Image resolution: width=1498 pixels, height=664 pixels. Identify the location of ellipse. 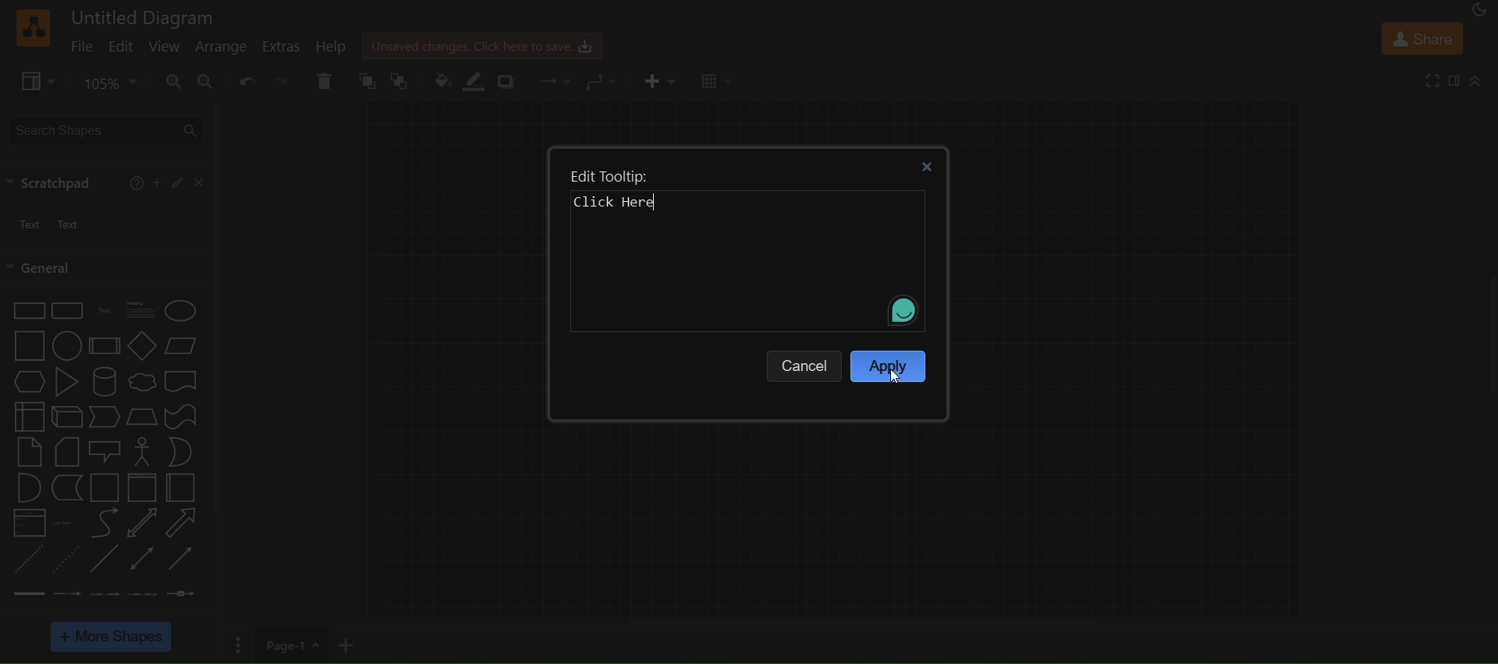
(182, 309).